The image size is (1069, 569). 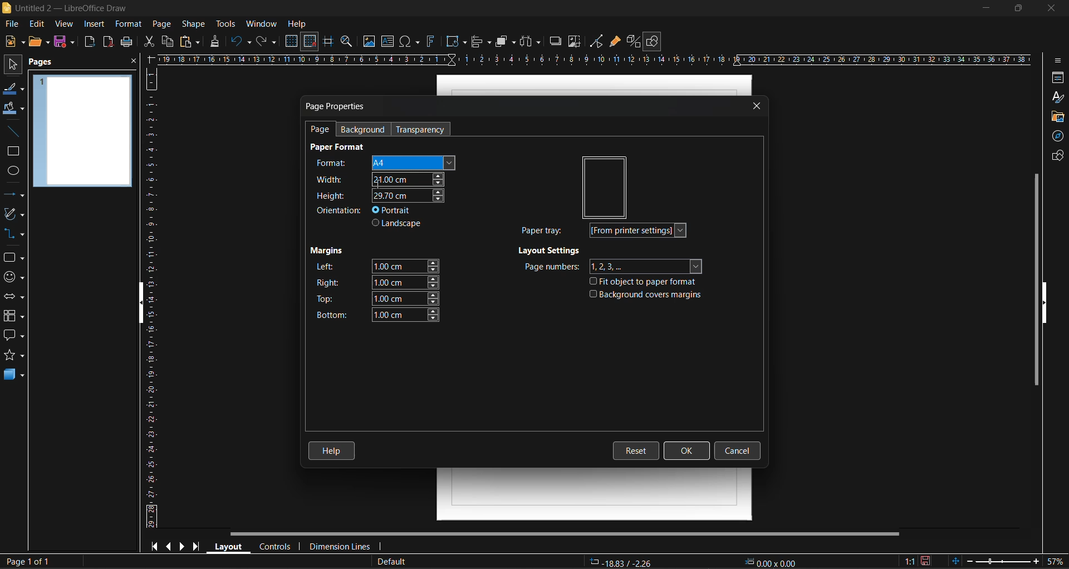 What do you see at coordinates (598, 42) in the screenshot?
I see `toggle point` at bounding box center [598, 42].